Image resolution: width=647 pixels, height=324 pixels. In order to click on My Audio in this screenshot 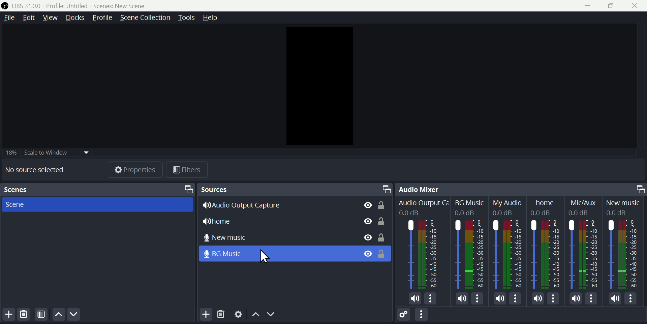, I will do `click(510, 243)`.